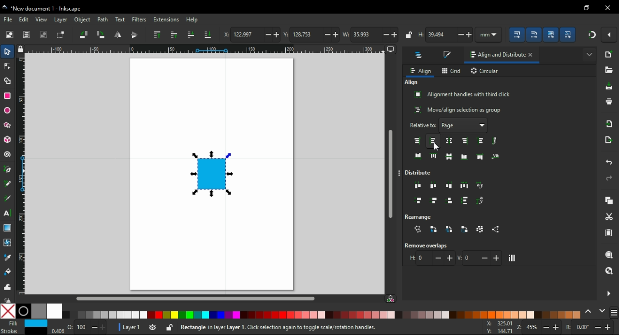 Image resolution: width=619 pixels, height=335 pixels. What do you see at coordinates (309, 327) in the screenshot?
I see `Keyboard shortcuts` at bounding box center [309, 327].